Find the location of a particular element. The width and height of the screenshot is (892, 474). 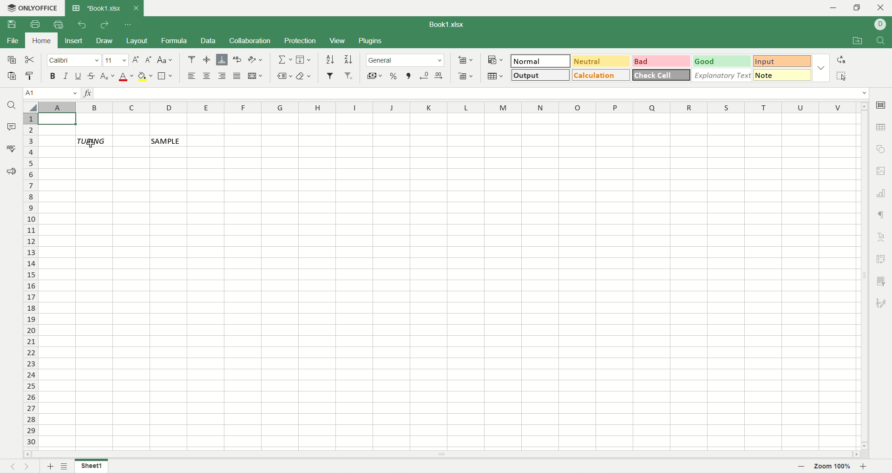

format options is located at coordinates (822, 70).